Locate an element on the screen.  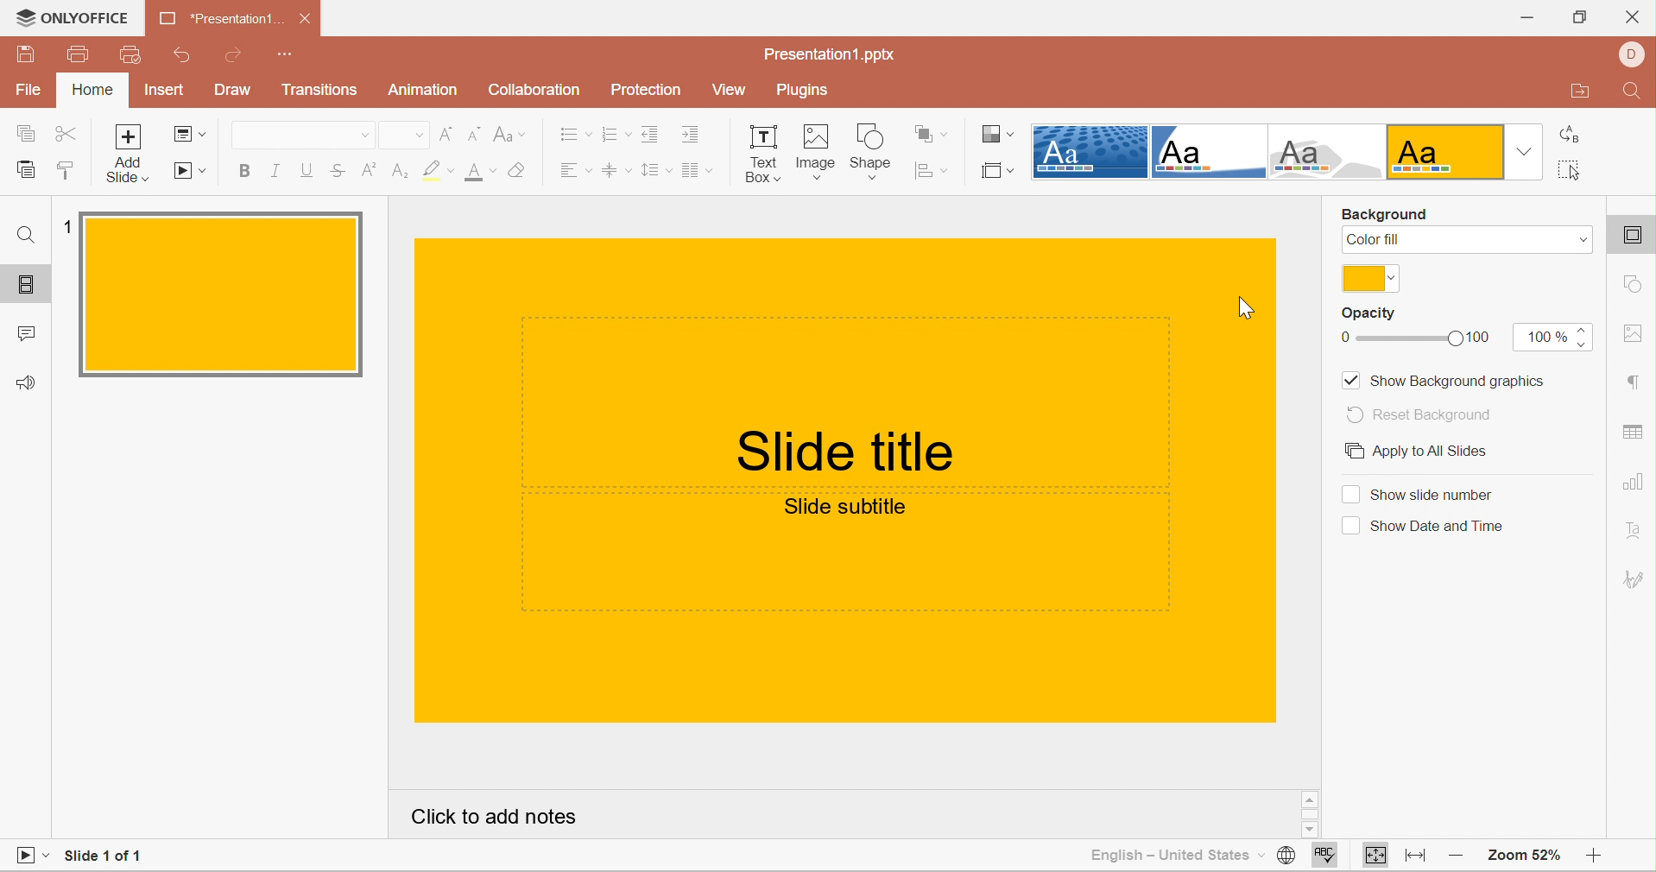
Collaboration is located at coordinates (534, 90).